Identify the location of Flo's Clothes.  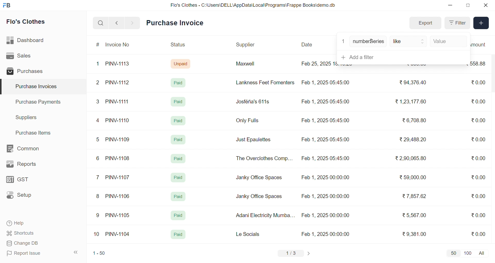
(29, 22).